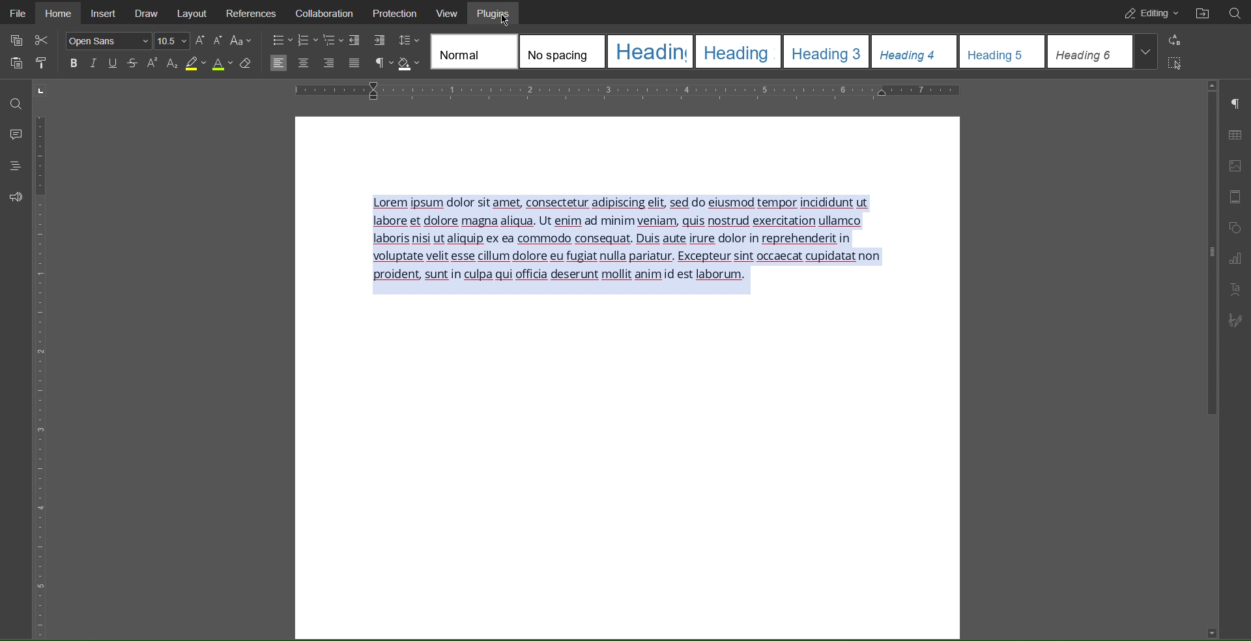  I want to click on Increase Text Size, so click(200, 40).